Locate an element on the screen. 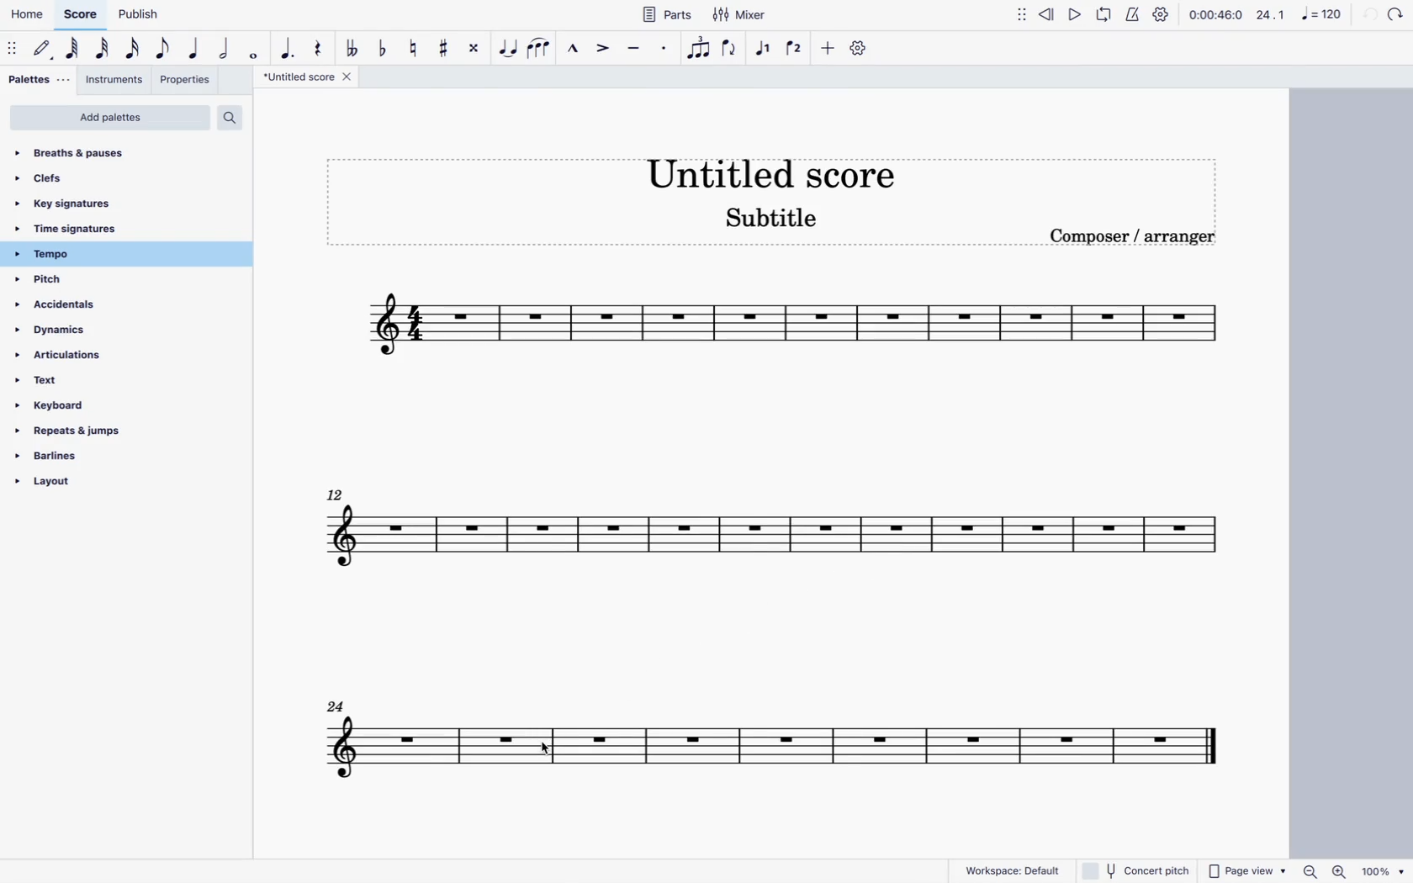 The height and width of the screenshot is (883, 1413). score is located at coordinates (784, 539).